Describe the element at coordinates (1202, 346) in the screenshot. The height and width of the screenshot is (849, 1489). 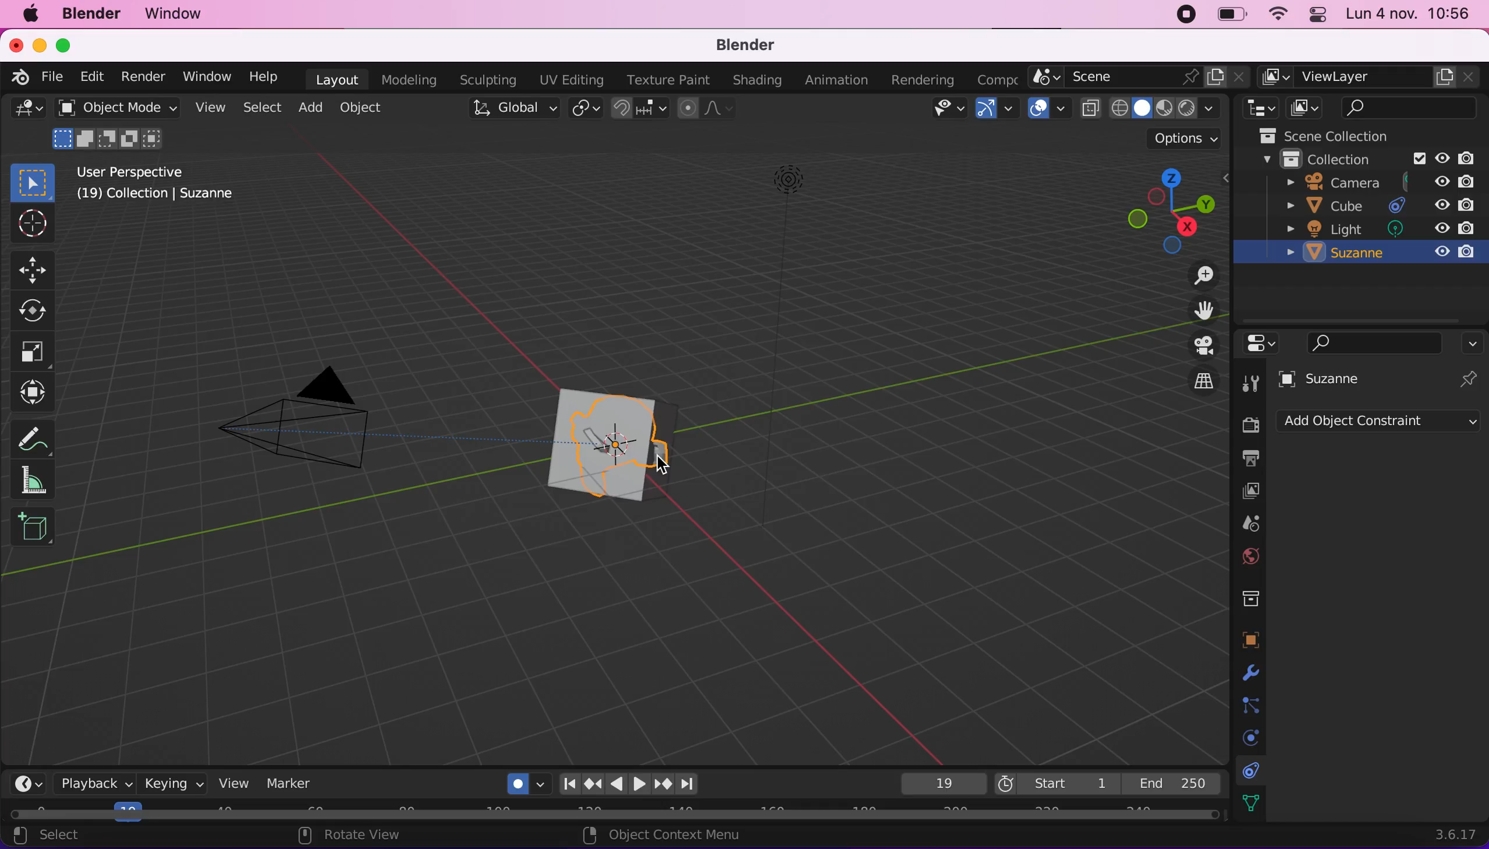
I see `toggle the view` at that location.